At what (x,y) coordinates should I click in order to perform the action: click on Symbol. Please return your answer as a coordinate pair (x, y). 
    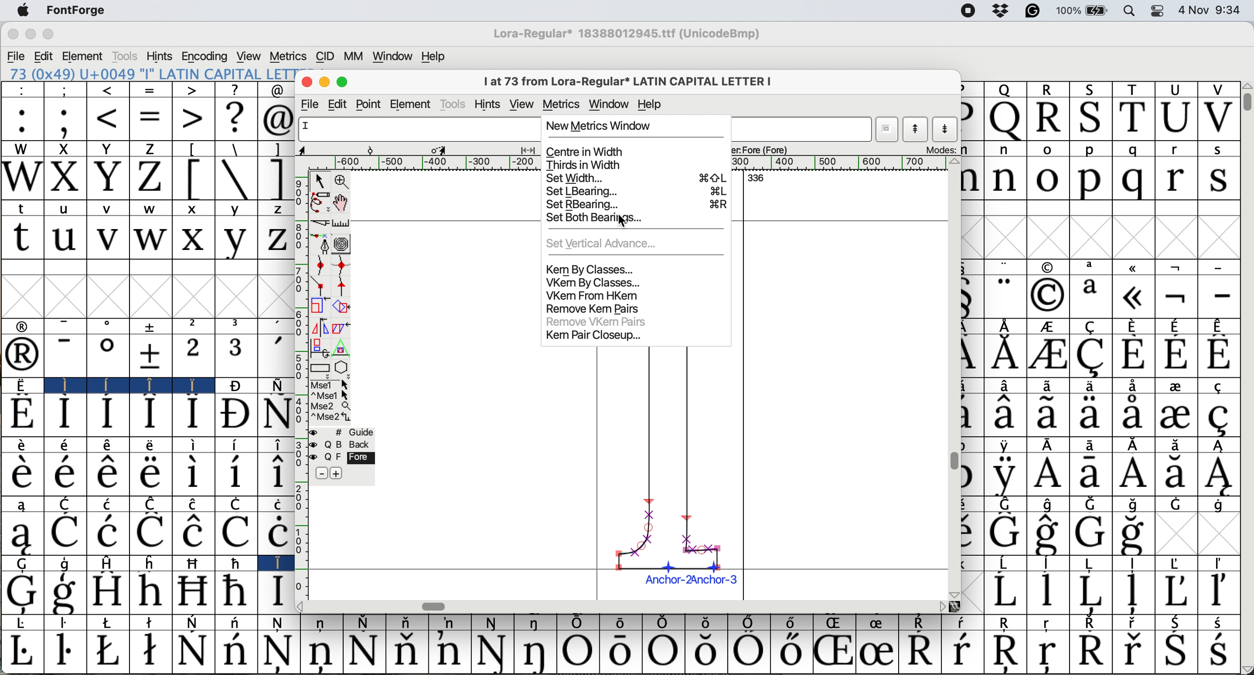
    Looking at the image, I should click on (233, 415).